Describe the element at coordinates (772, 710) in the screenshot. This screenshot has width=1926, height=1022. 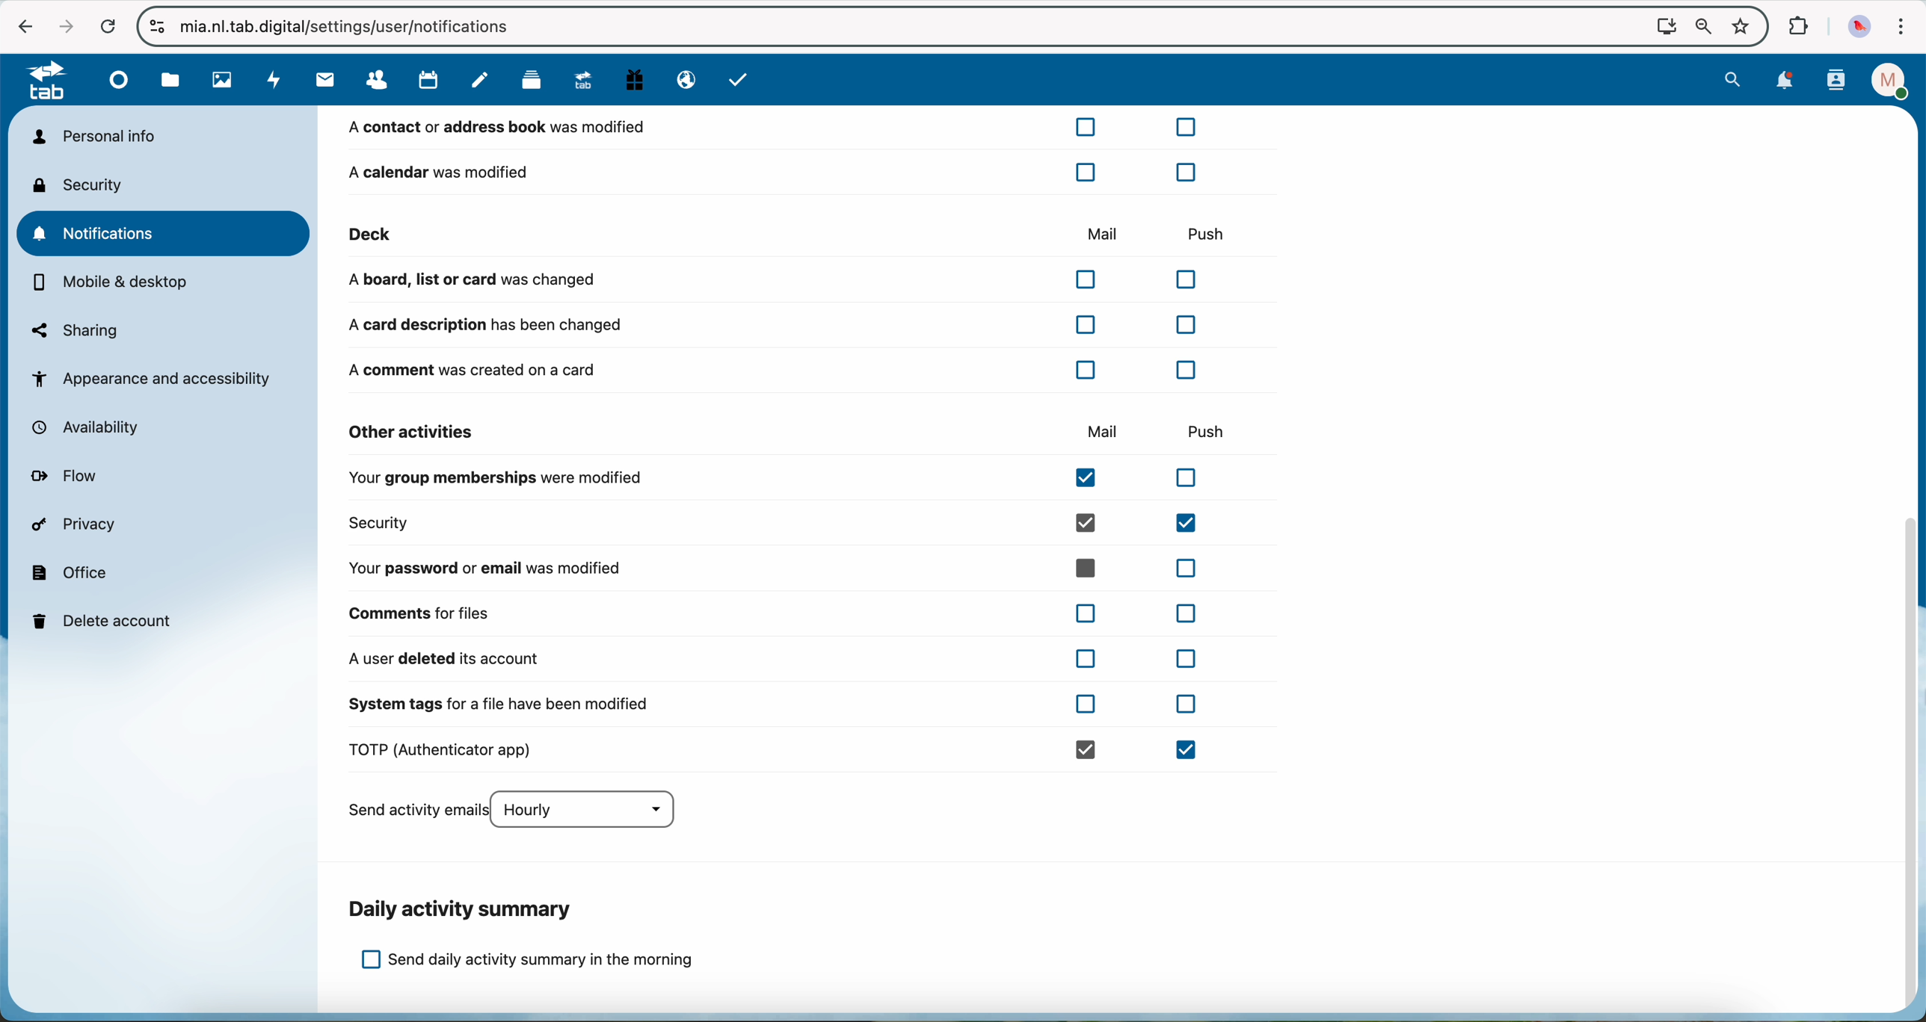
I see `system tags for a file have been modified` at that location.